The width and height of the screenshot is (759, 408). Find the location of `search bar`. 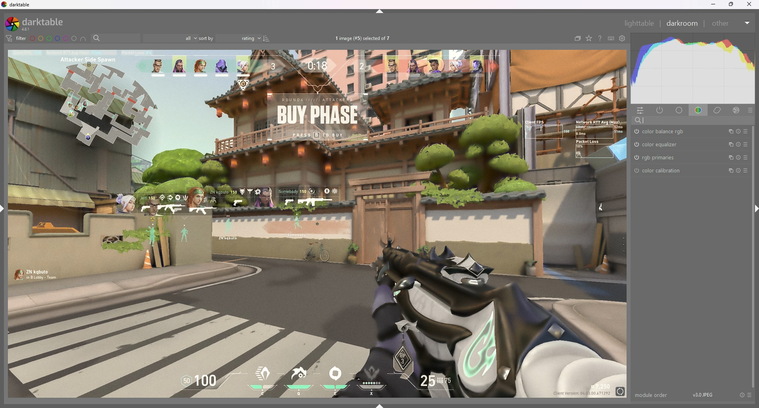

search bar is located at coordinates (114, 38).